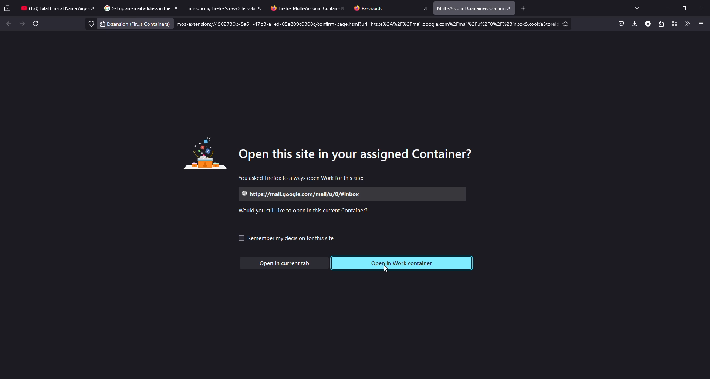  What do you see at coordinates (566, 23) in the screenshot?
I see `Favorite` at bounding box center [566, 23].